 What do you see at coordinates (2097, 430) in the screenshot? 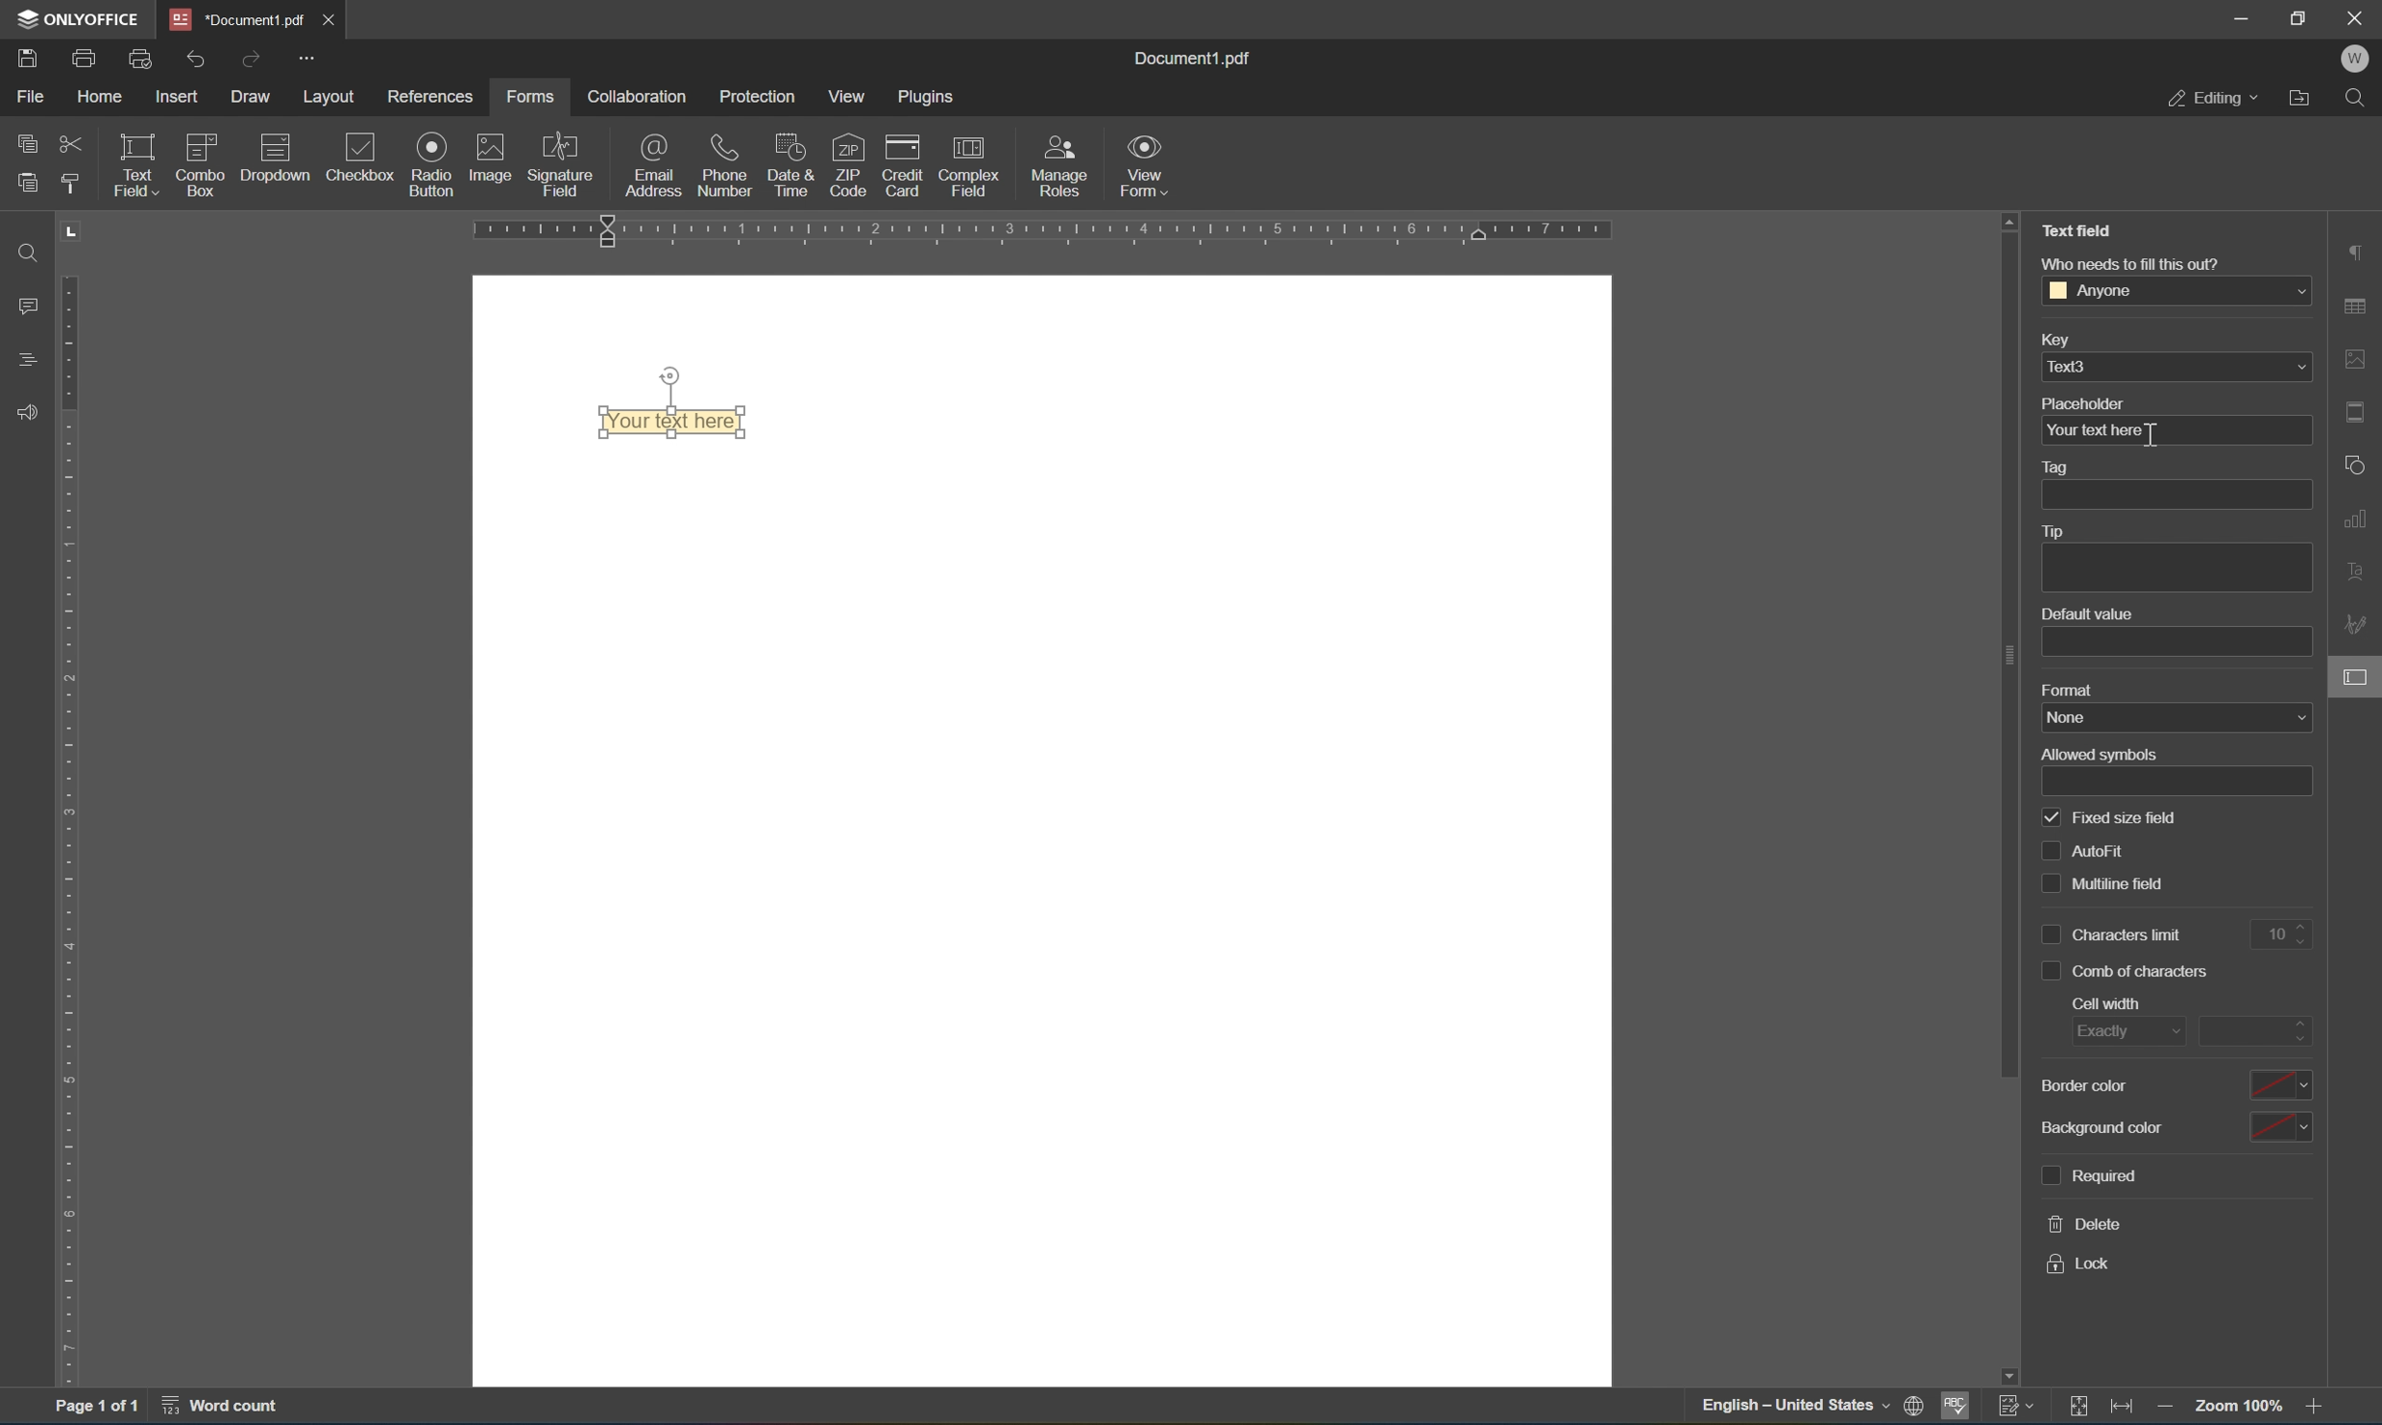
I see `your text holder` at bounding box center [2097, 430].